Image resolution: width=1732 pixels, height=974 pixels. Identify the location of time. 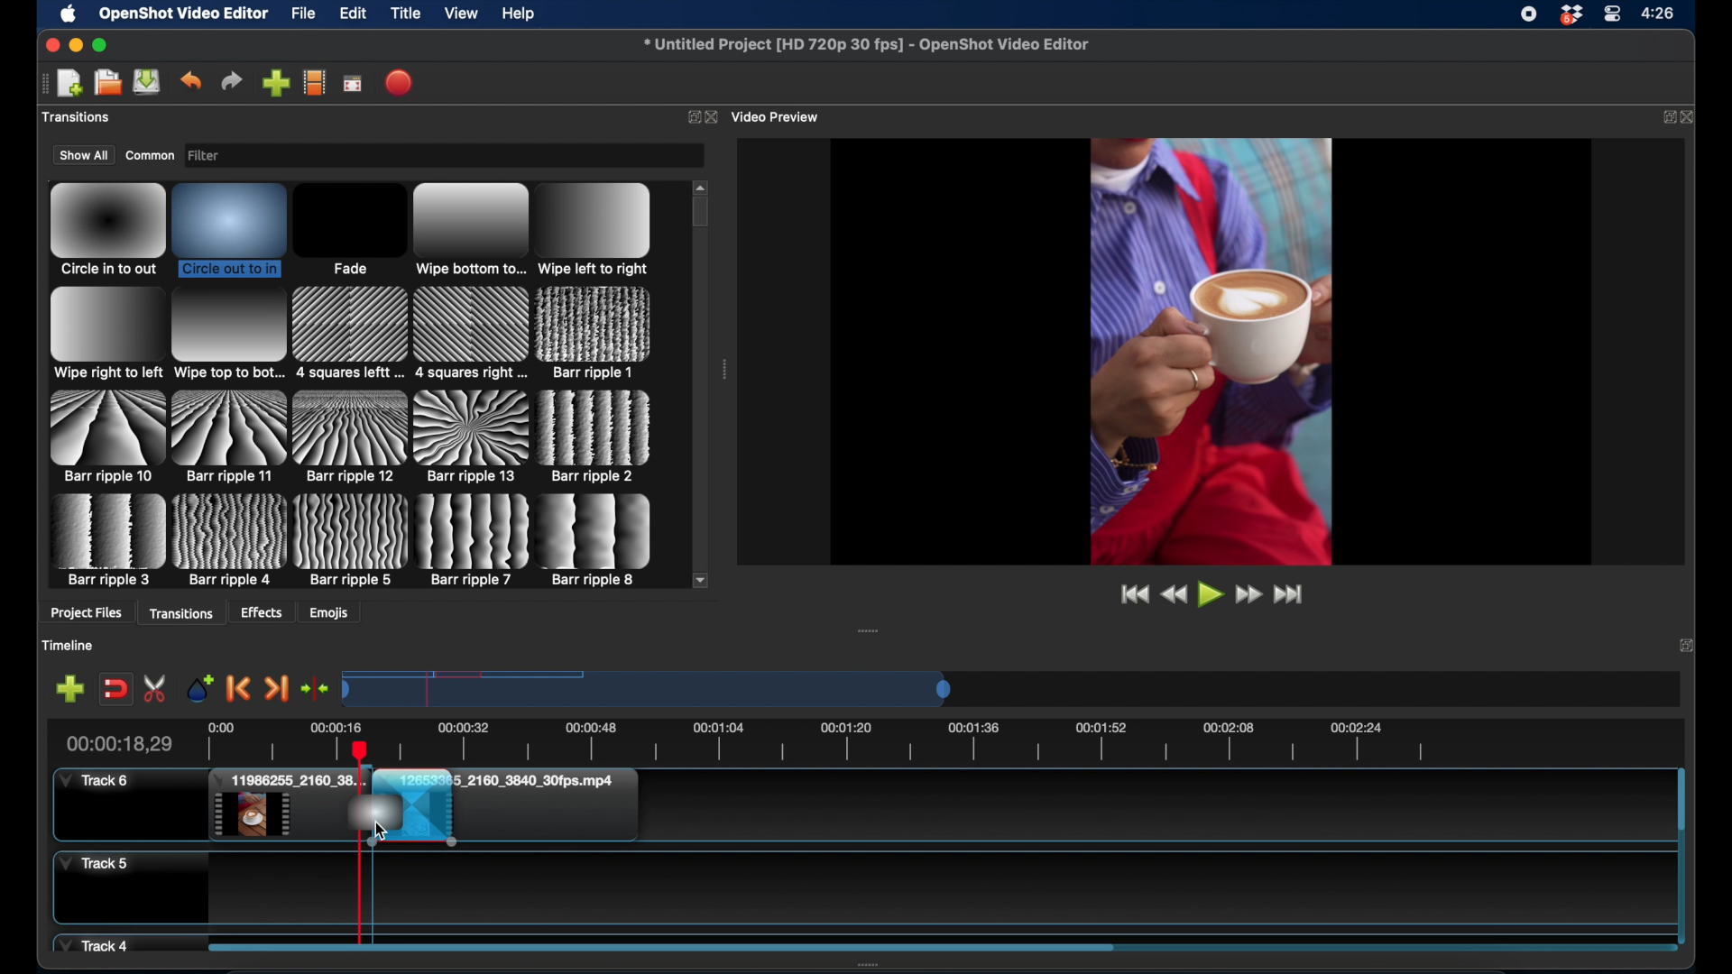
(1661, 12).